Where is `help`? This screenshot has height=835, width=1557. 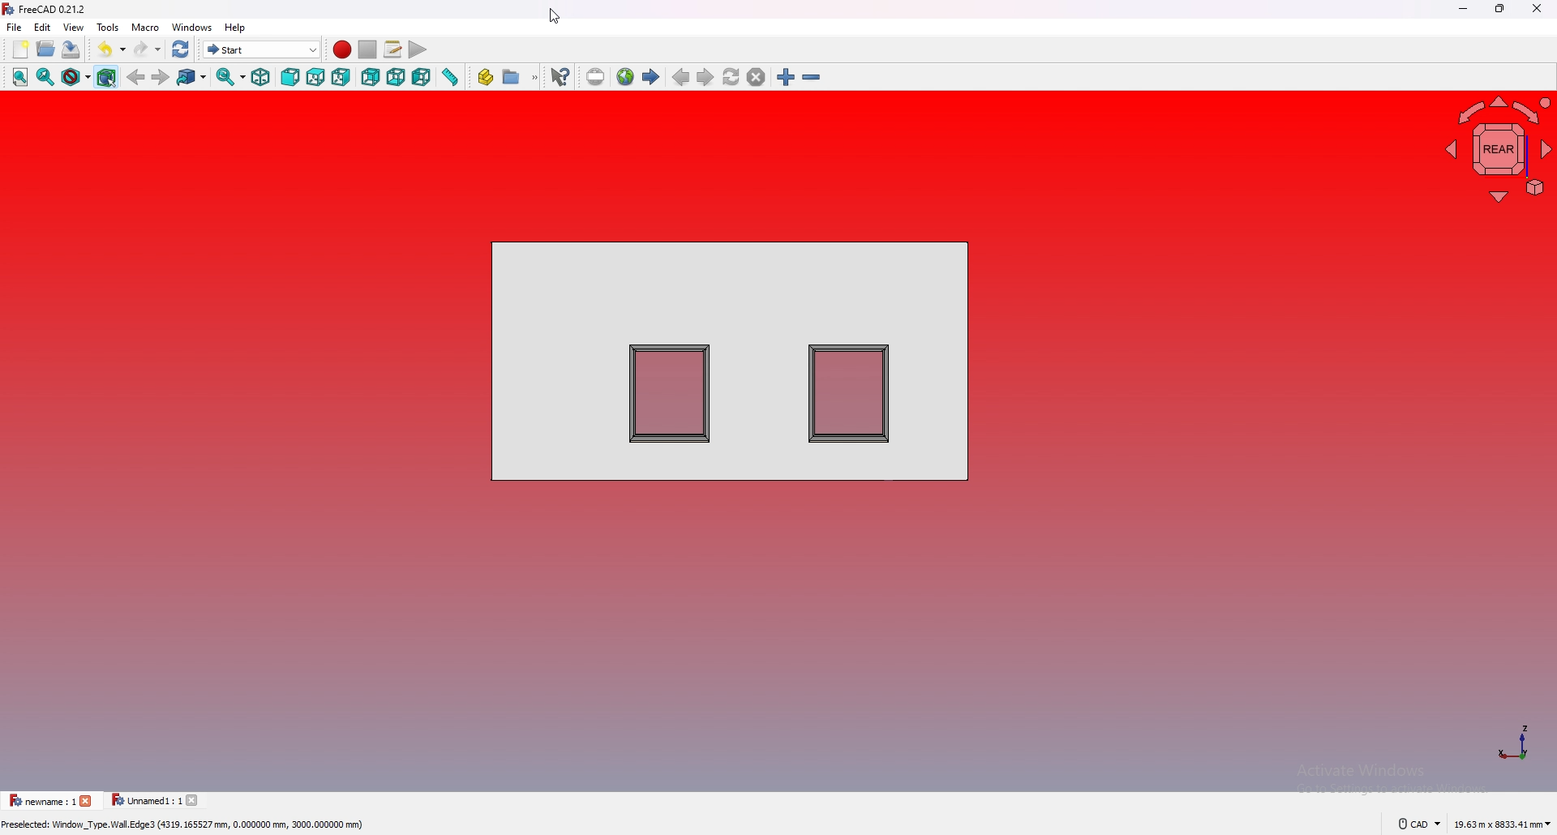
help is located at coordinates (235, 28).